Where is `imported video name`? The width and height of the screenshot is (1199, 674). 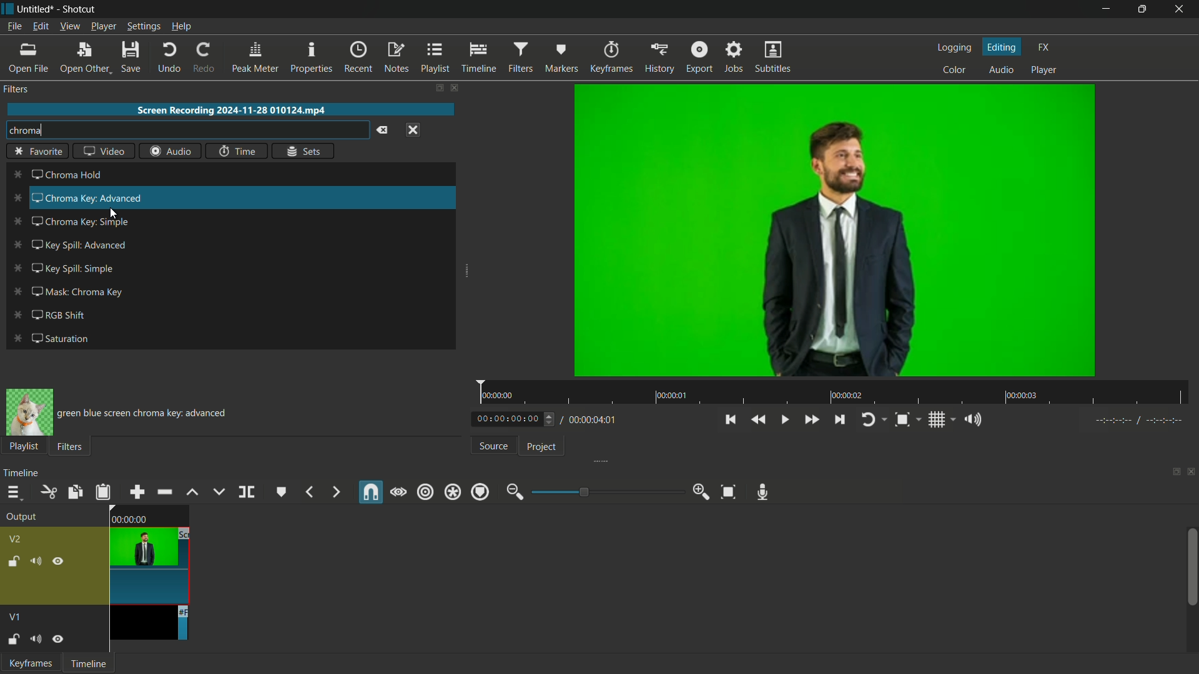
imported video name is located at coordinates (232, 110).